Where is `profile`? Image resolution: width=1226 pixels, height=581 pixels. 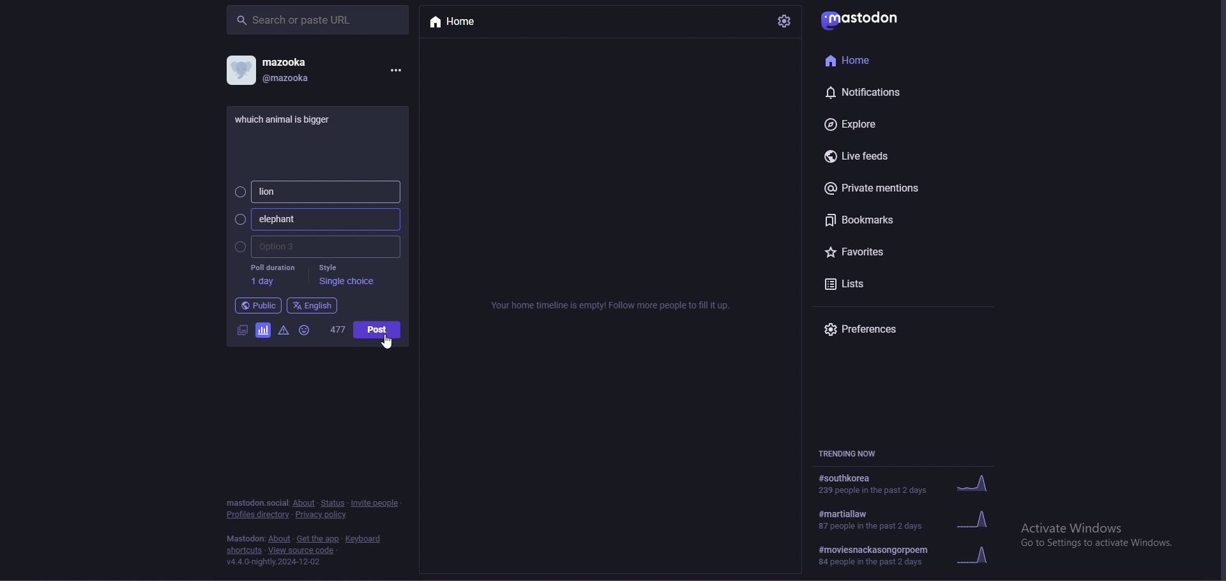 profile is located at coordinates (240, 70).